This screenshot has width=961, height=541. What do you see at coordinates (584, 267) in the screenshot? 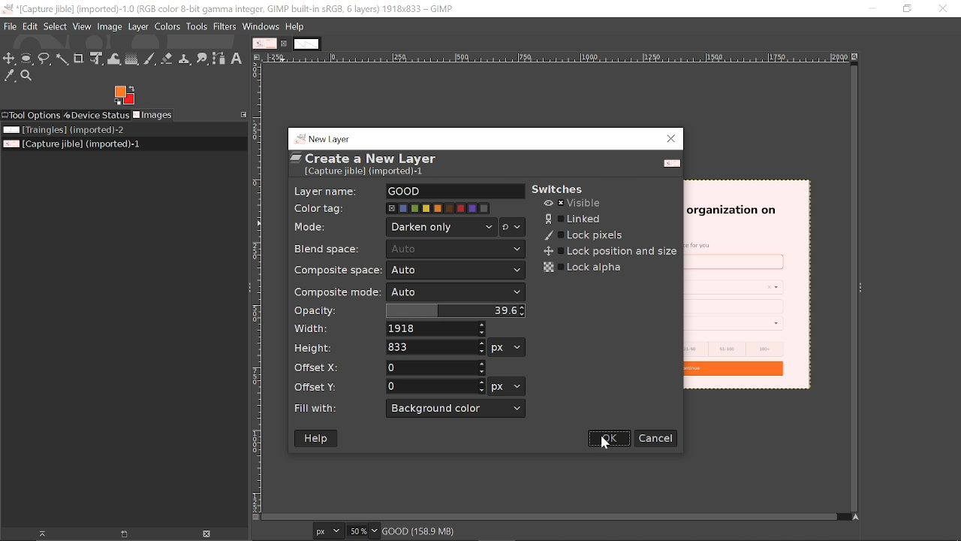
I see `Lock alpha` at bounding box center [584, 267].